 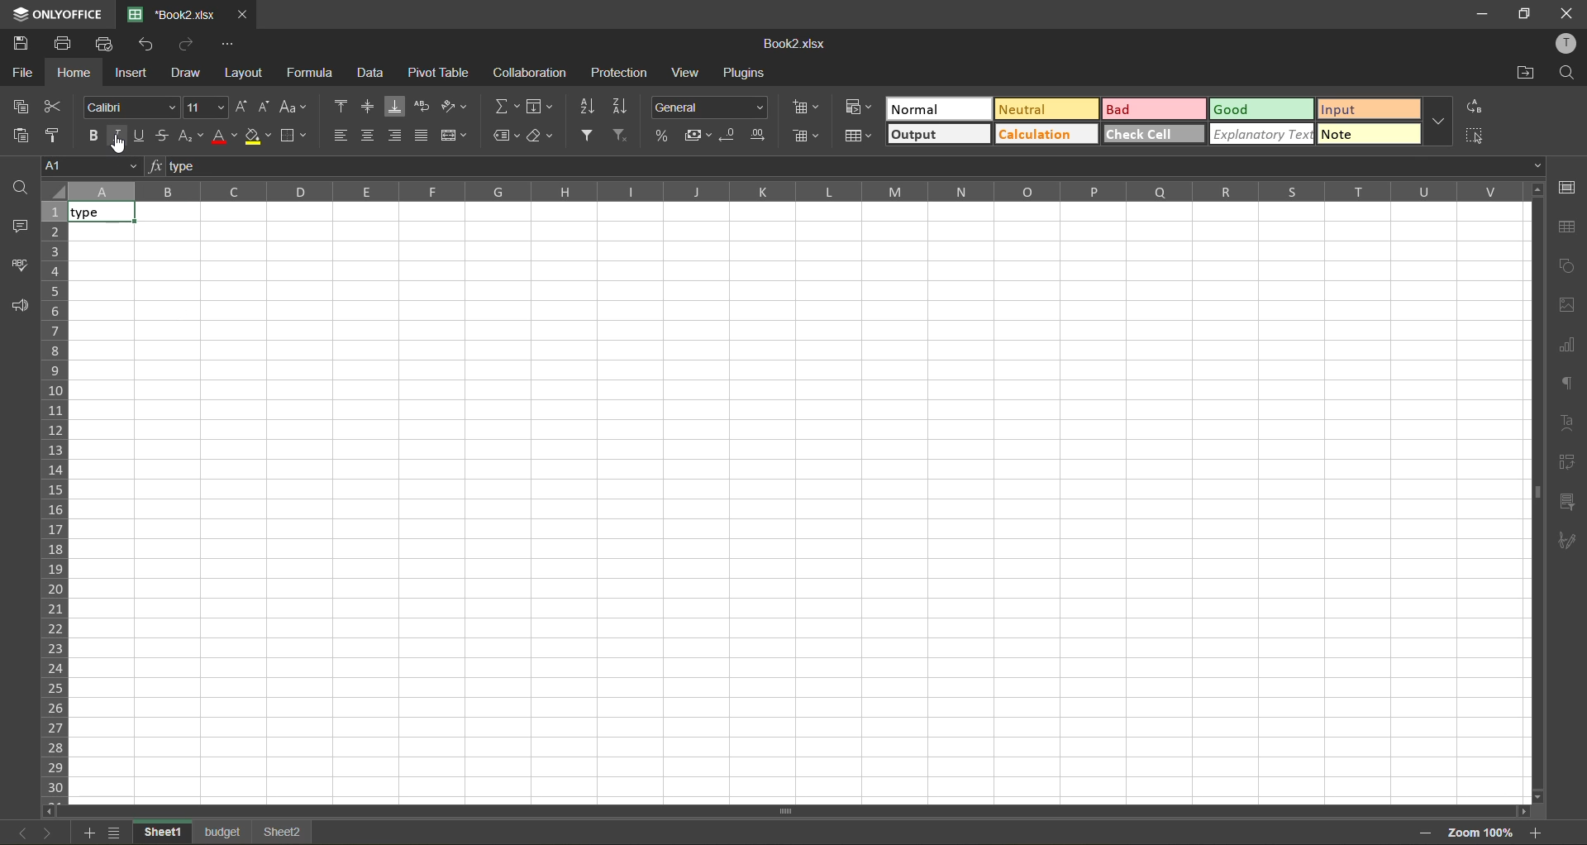 I want to click on layout, so click(x=245, y=75).